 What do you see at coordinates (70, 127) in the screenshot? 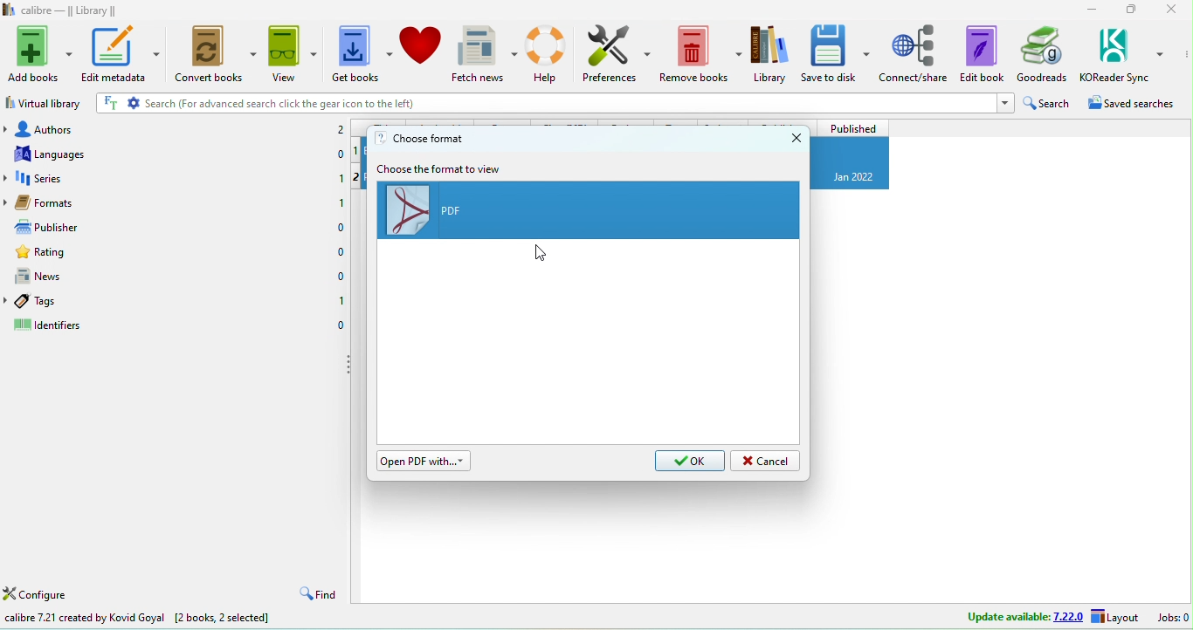
I see `authors` at bounding box center [70, 127].